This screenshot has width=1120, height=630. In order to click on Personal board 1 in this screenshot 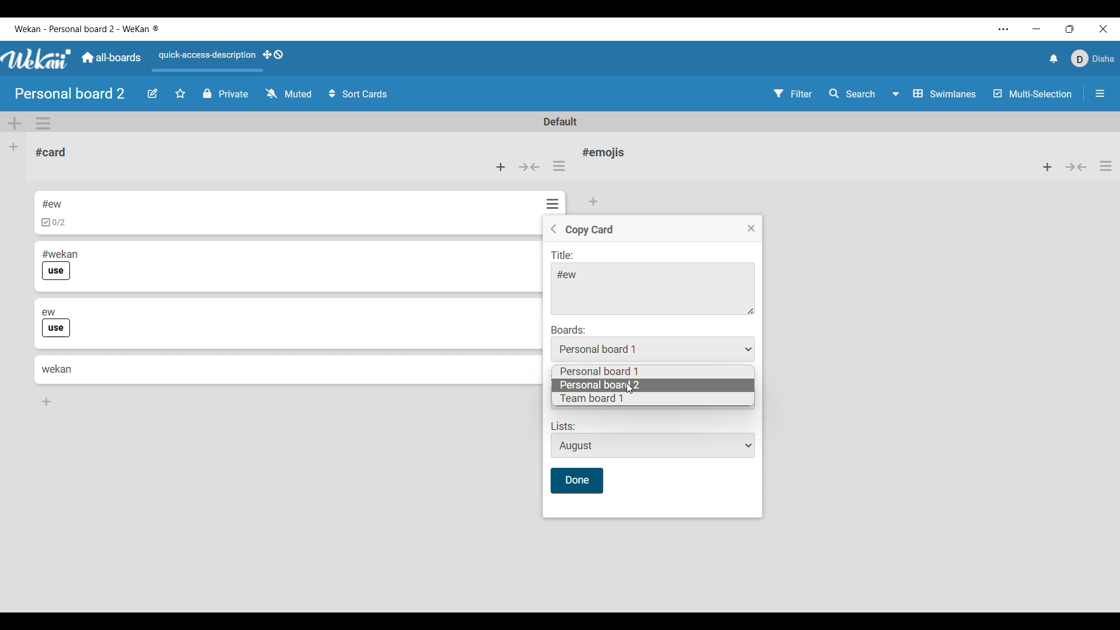, I will do `click(654, 370)`.